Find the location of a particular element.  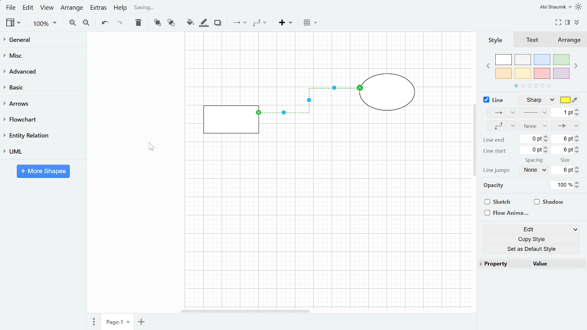

Text is located at coordinates (534, 40).